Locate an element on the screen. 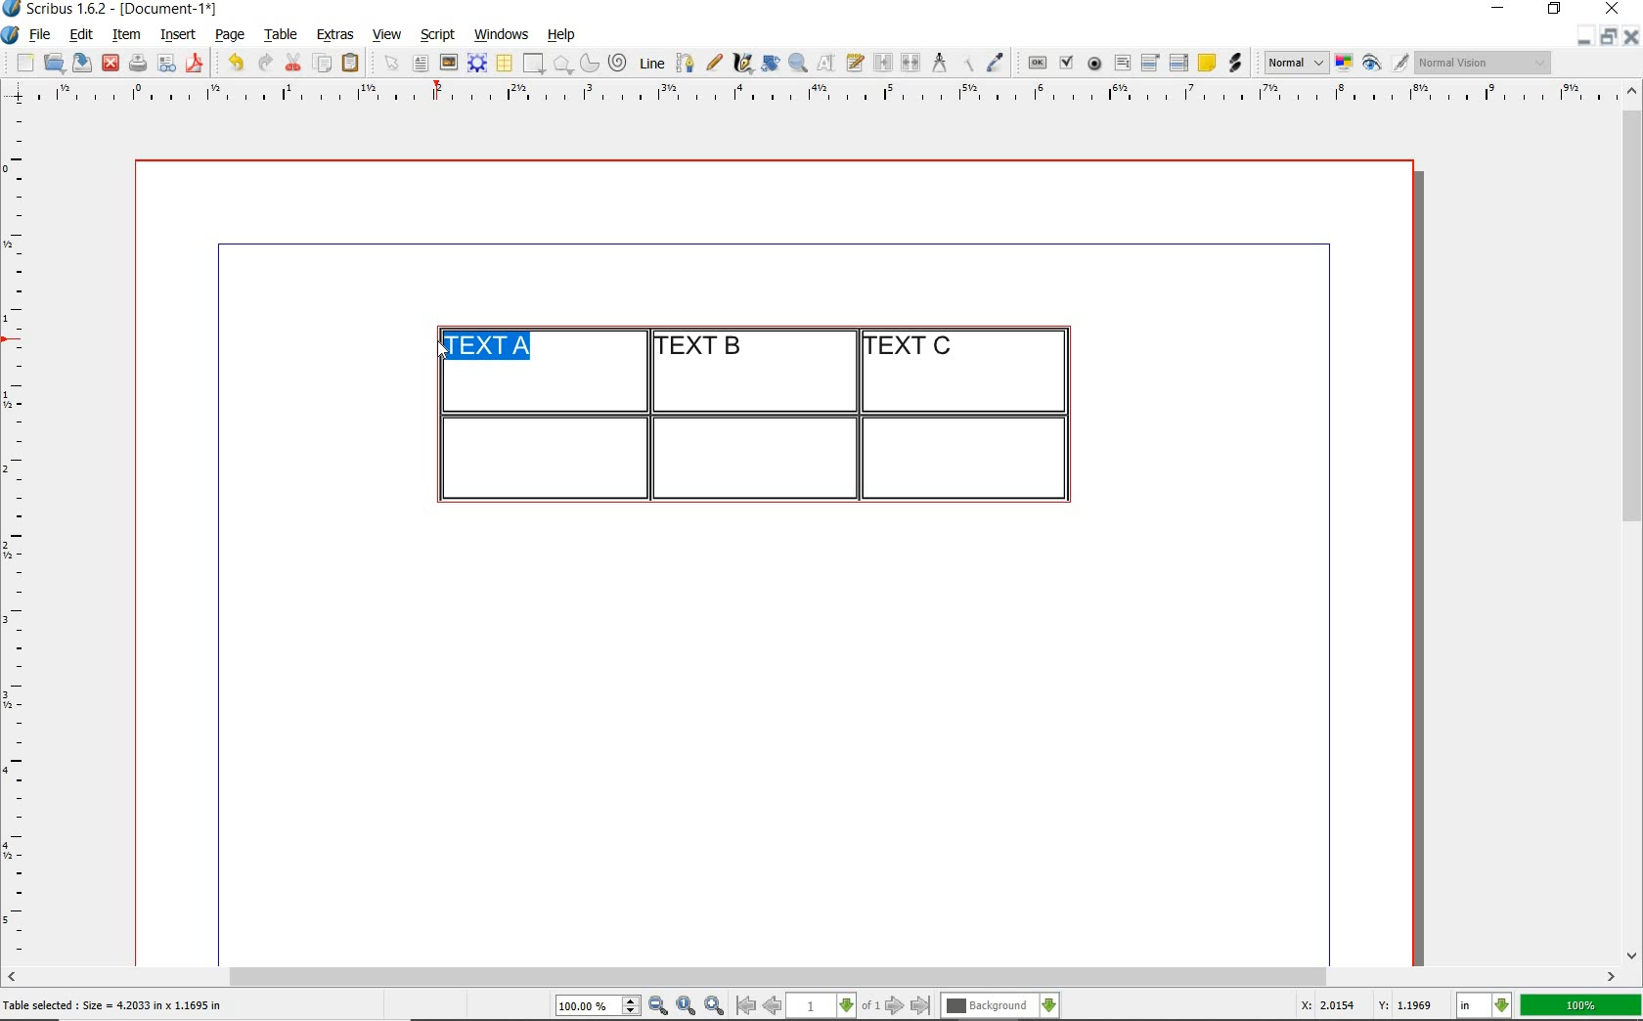 This screenshot has width=1643, height=1021. save is located at coordinates (79, 63).